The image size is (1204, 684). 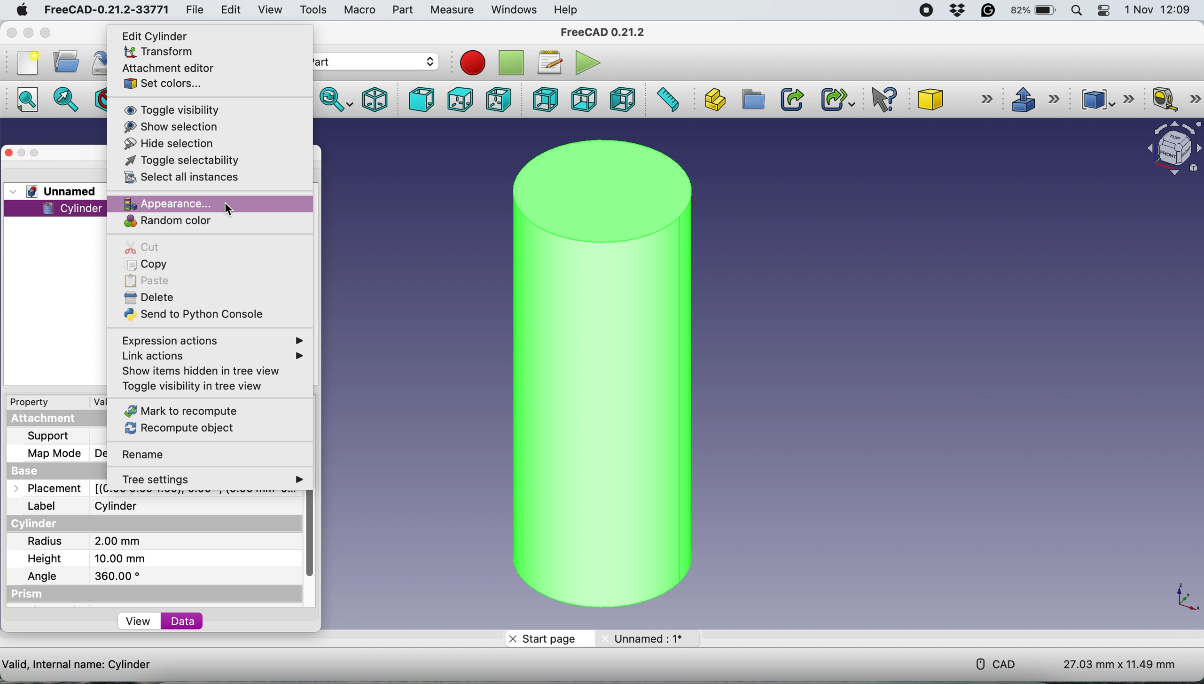 I want to click on extrusions, so click(x=1039, y=101).